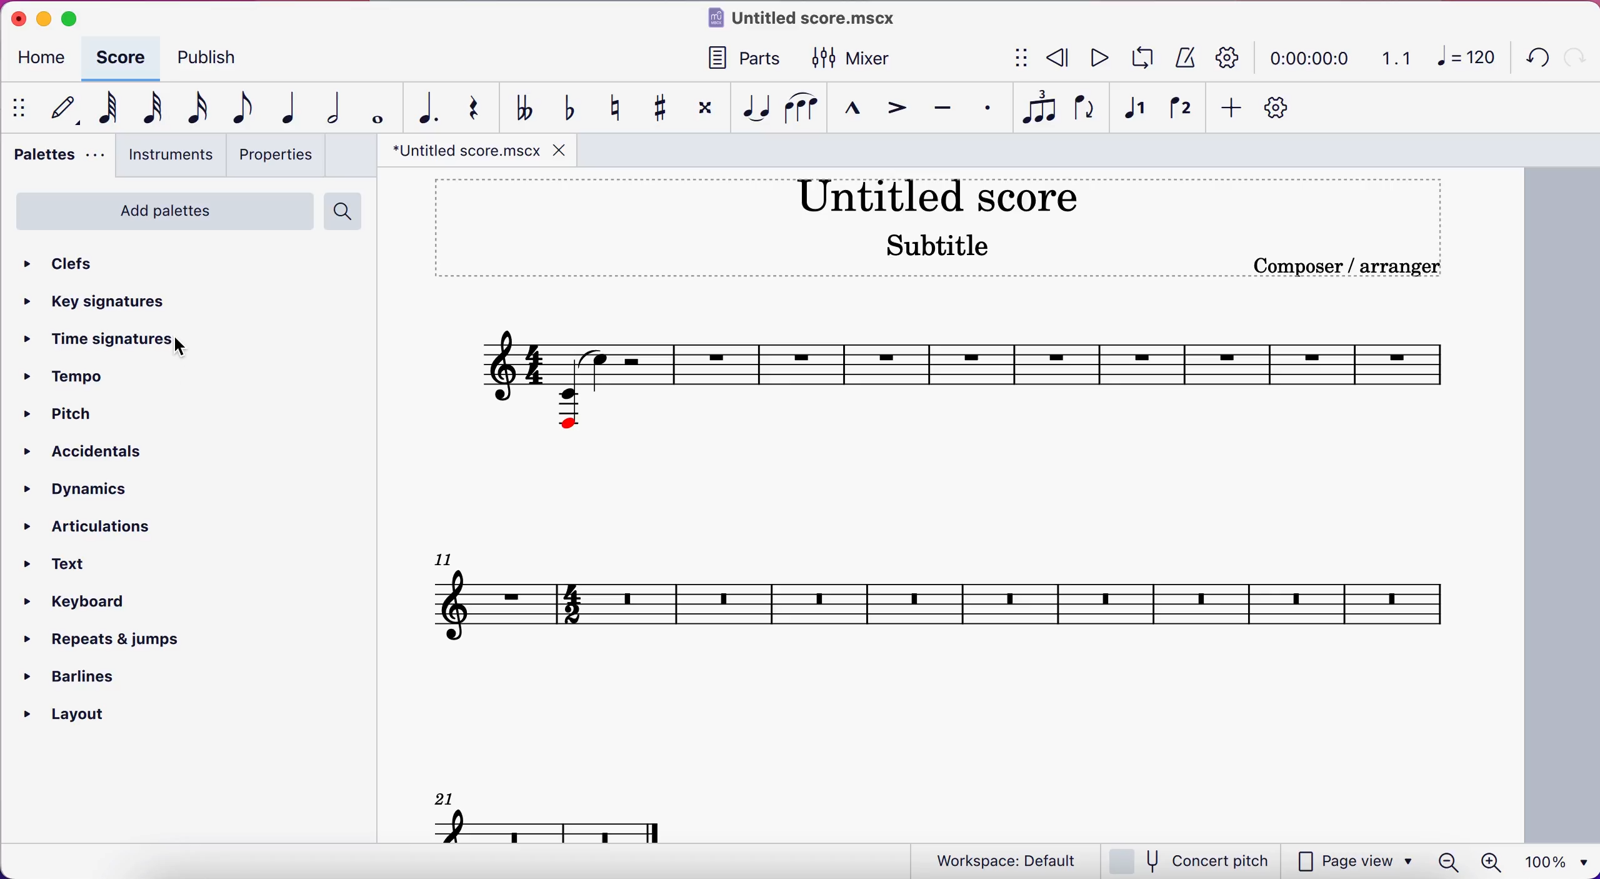  Describe the element at coordinates (124, 58) in the screenshot. I see `score` at that location.